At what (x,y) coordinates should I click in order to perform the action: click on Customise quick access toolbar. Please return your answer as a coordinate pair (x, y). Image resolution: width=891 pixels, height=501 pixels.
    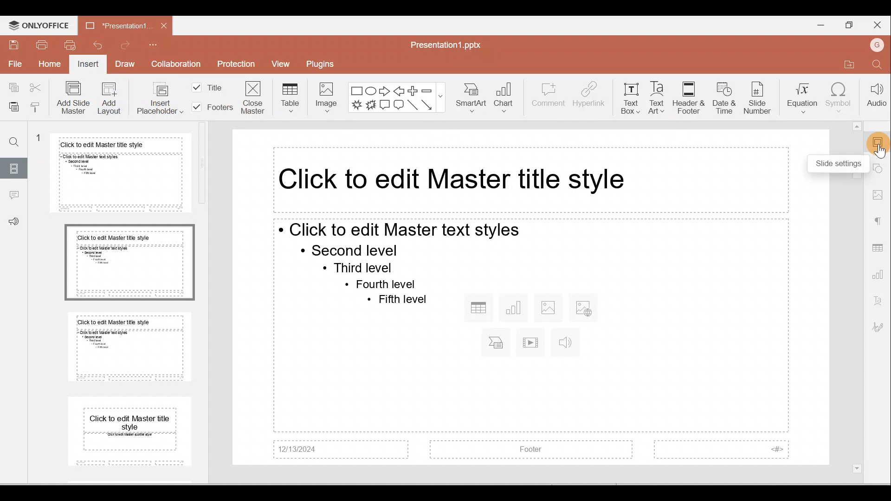
    Looking at the image, I should click on (162, 43).